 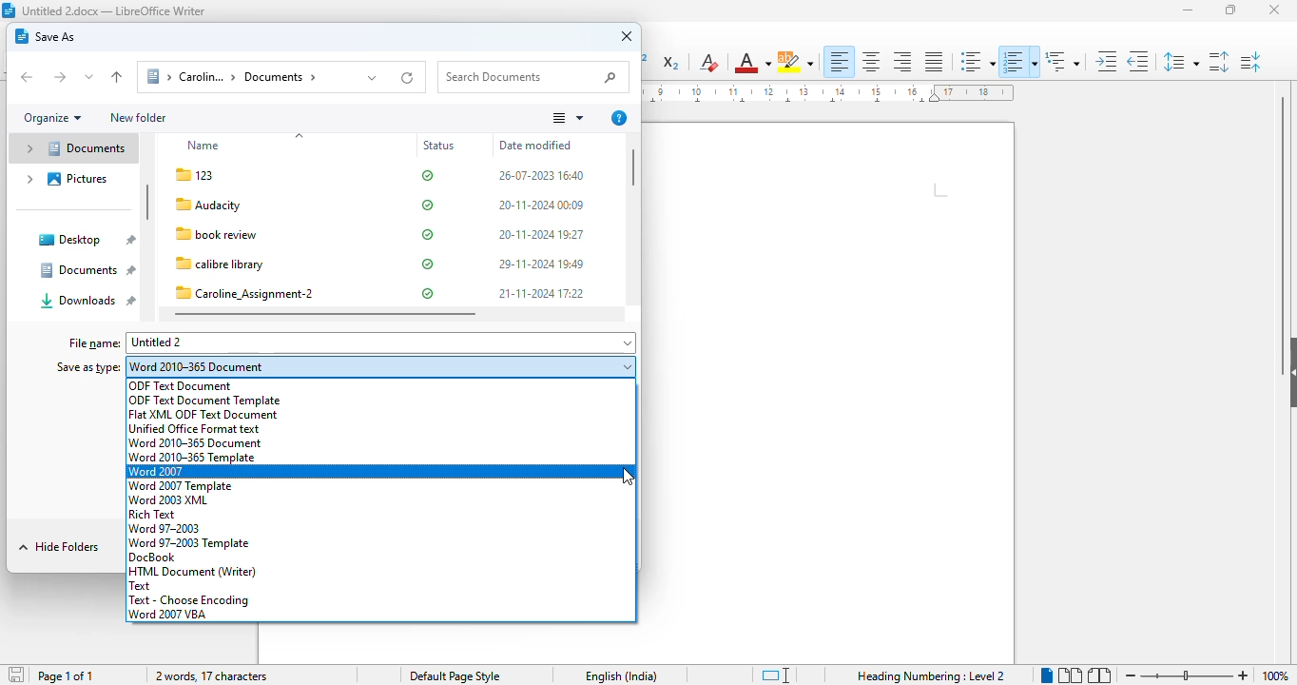 I want to click on word 97-2003 template, so click(x=191, y=544).